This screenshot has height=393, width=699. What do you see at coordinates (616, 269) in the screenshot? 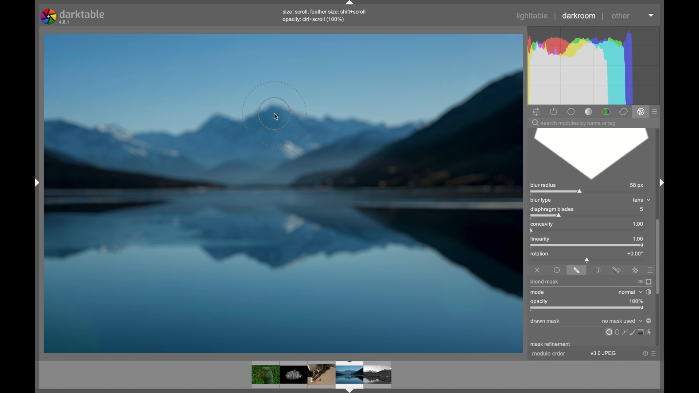
I see `drawn and parametric mask` at bounding box center [616, 269].